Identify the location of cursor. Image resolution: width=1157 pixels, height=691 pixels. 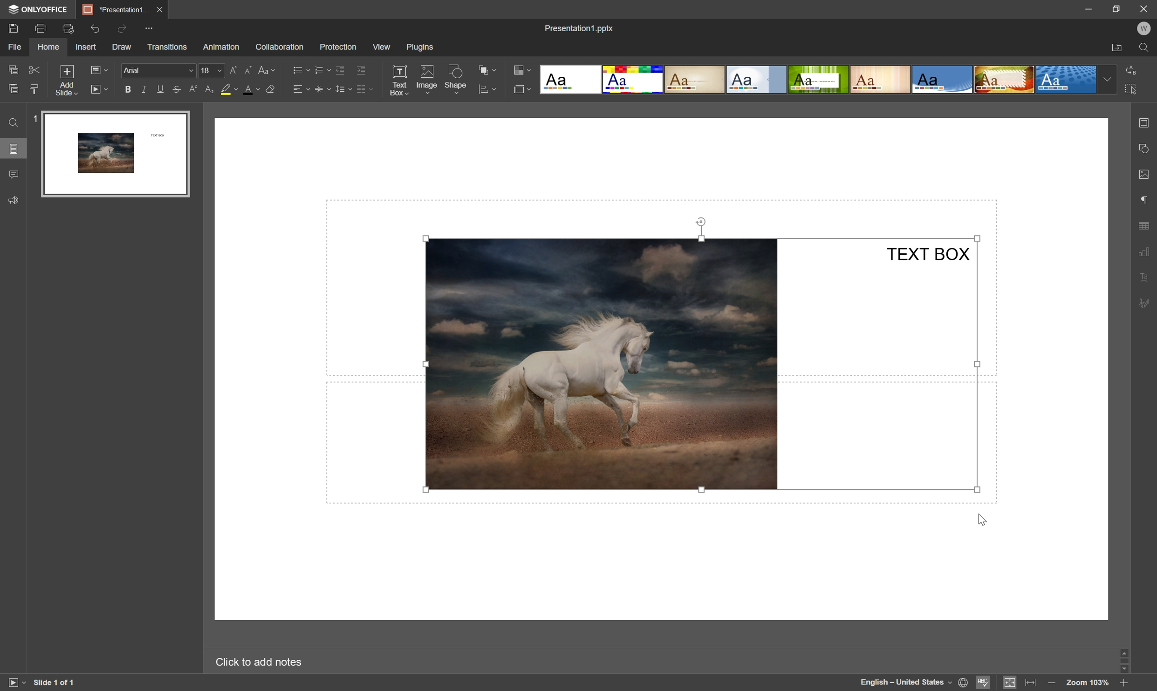
(982, 520).